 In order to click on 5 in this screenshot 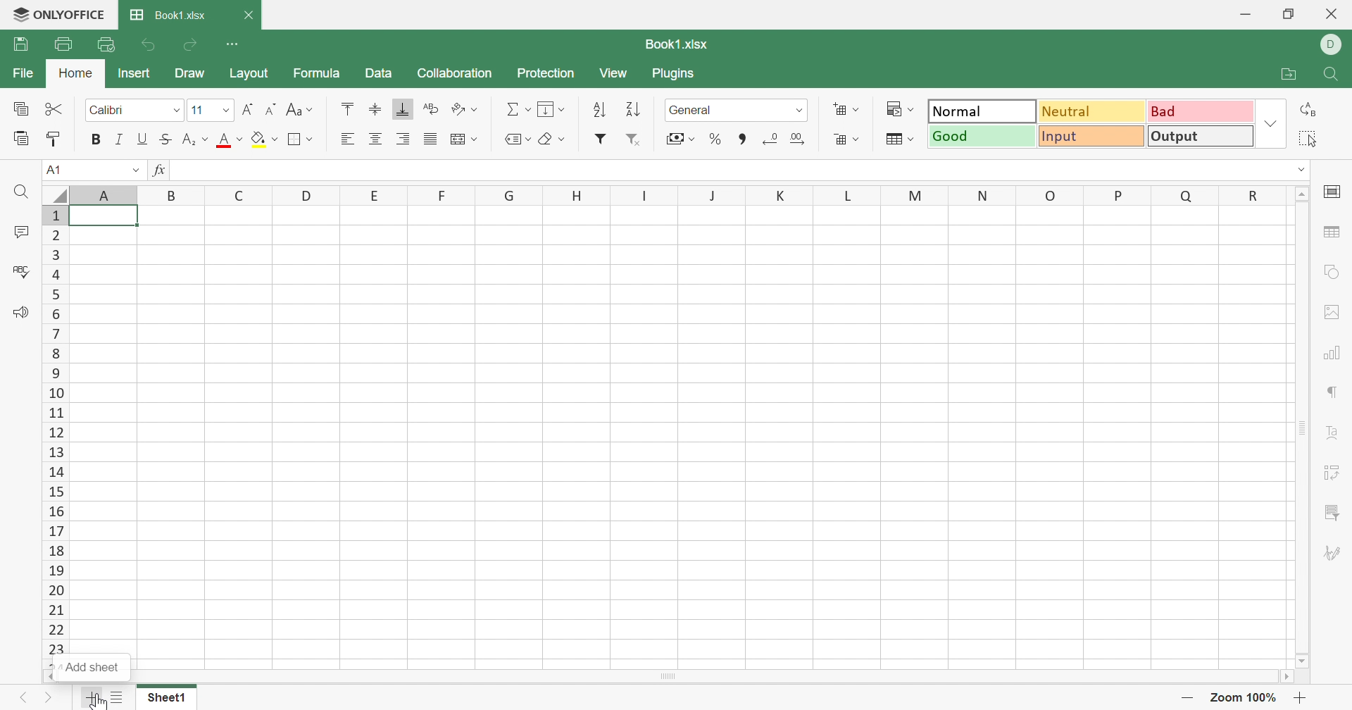, I will do `click(58, 296)`.